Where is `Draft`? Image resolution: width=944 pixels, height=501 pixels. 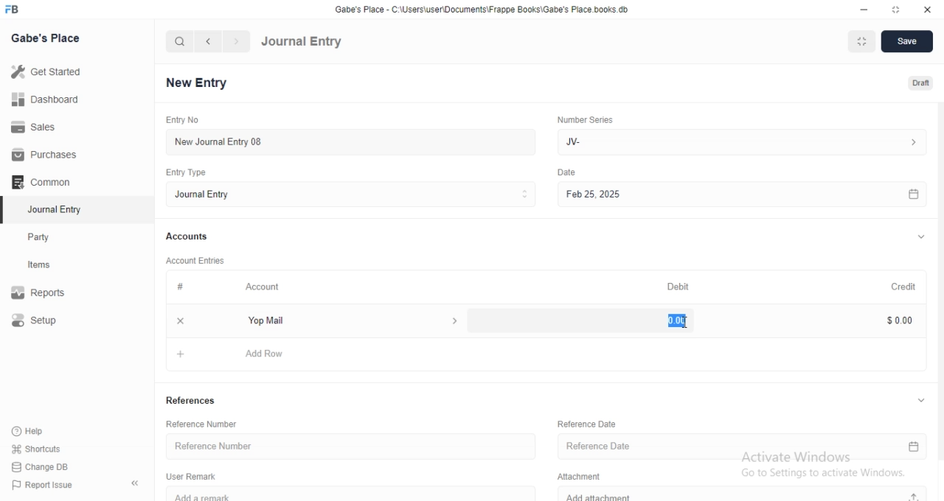
Draft is located at coordinates (913, 82).